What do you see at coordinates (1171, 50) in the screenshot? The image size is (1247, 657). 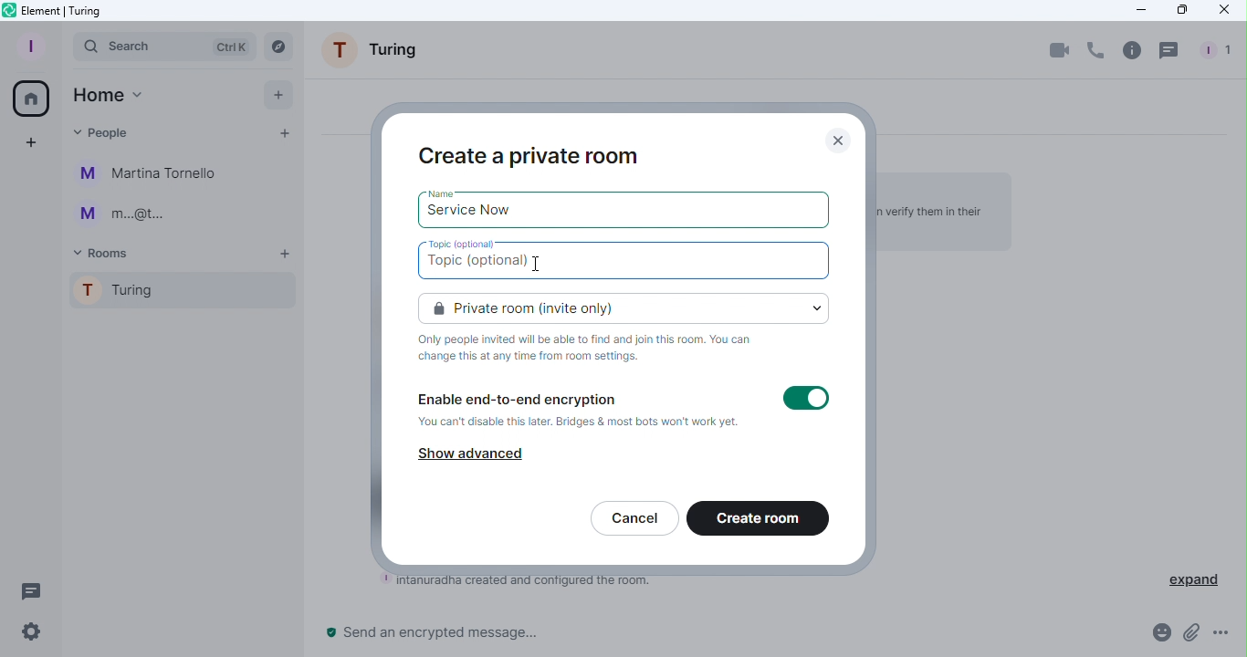 I see `Threads` at bounding box center [1171, 50].